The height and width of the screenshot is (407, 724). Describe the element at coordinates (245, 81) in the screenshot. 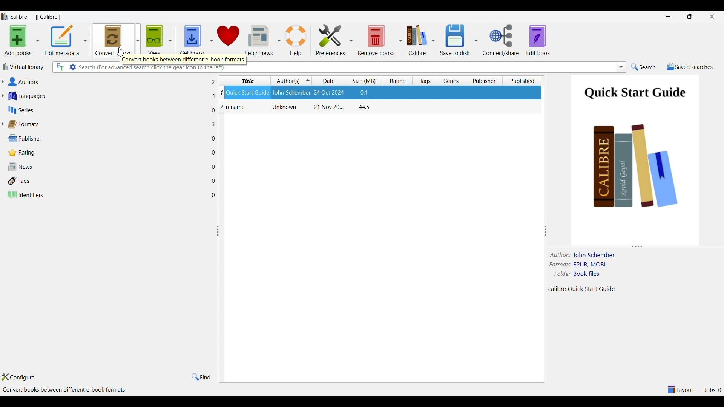

I see `Title column` at that location.